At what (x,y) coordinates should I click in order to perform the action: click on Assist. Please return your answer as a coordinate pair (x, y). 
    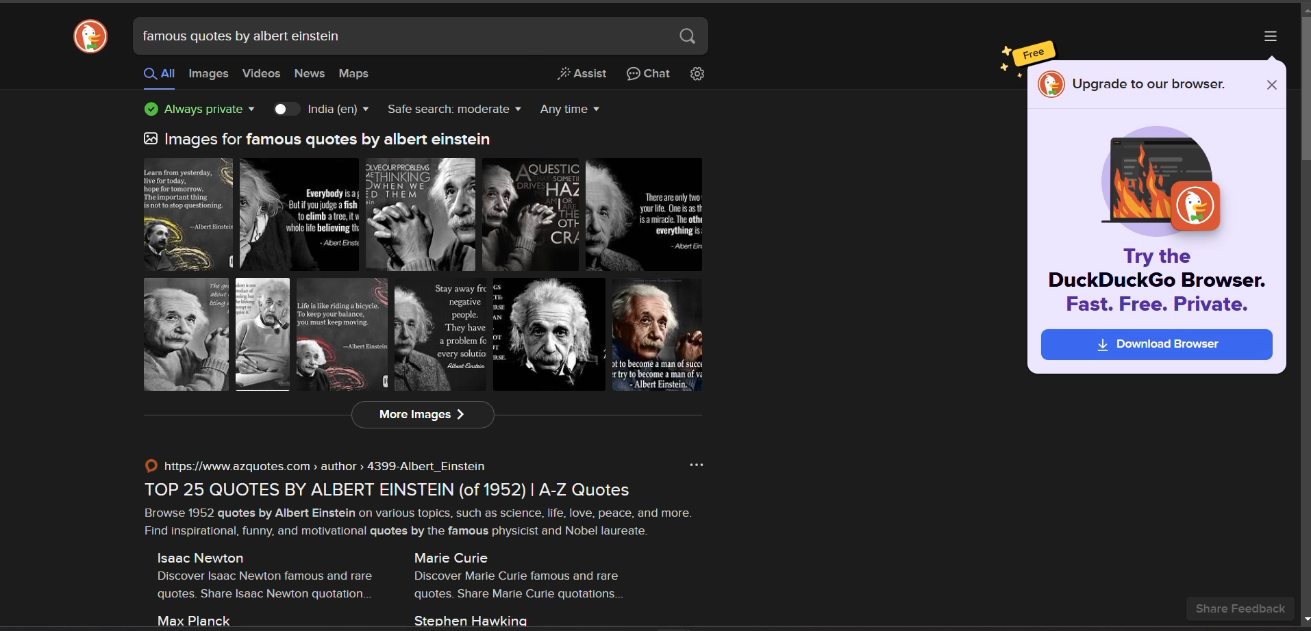
    Looking at the image, I should click on (584, 76).